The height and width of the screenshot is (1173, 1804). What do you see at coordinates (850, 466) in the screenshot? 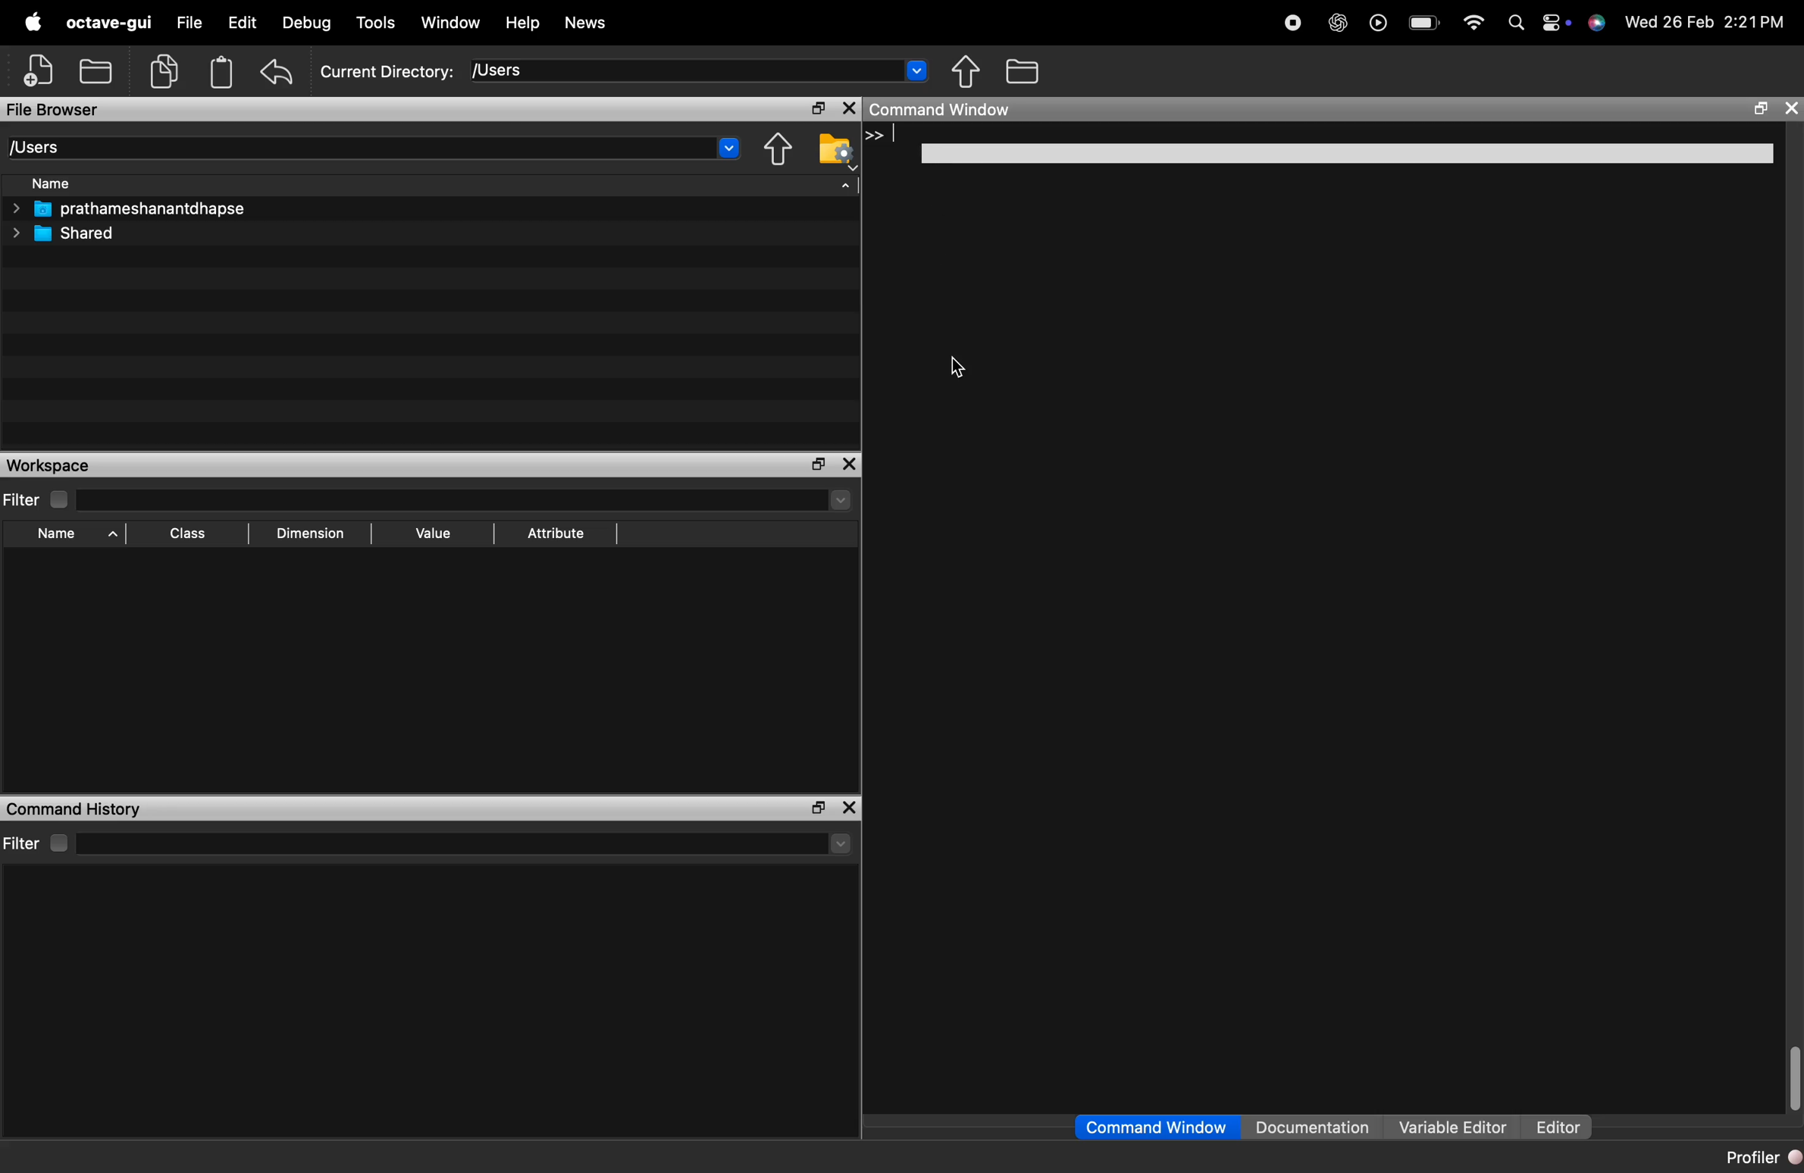
I see `close` at bounding box center [850, 466].